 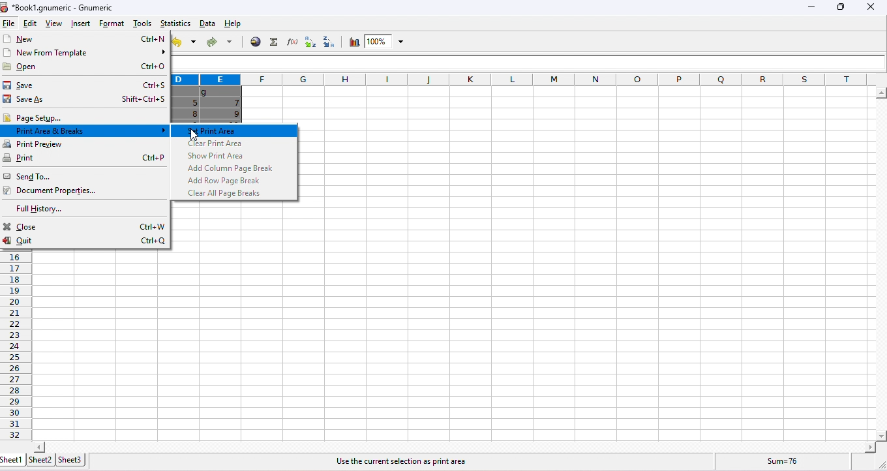 What do you see at coordinates (12, 460) in the screenshot?
I see `sheet1` at bounding box center [12, 460].